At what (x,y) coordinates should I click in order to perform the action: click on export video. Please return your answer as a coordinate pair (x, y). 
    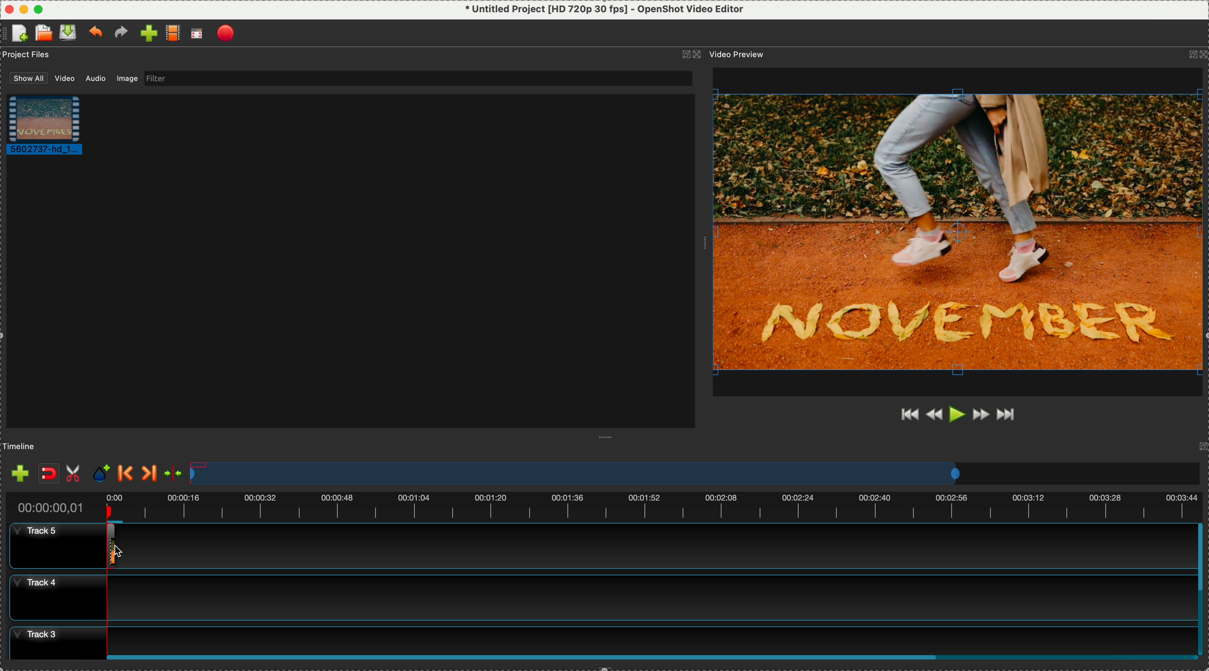
    Looking at the image, I should click on (227, 33).